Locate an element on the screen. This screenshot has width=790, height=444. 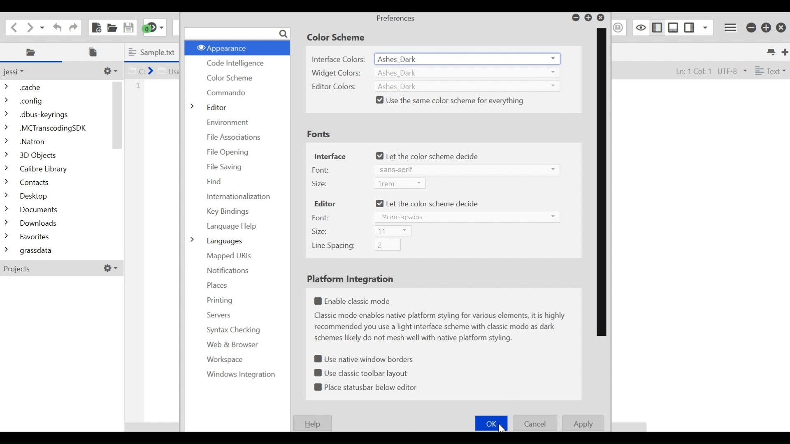
Places is located at coordinates (33, 52).